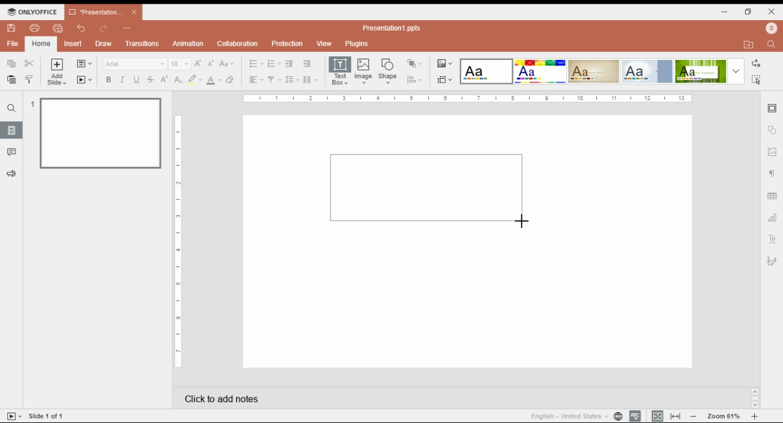 The width and height of the screenshot is (783, 423). What do you see at coordinates (150, 80) in the screenshot?
I see `strikethrough` at bounding box center [150, 80].